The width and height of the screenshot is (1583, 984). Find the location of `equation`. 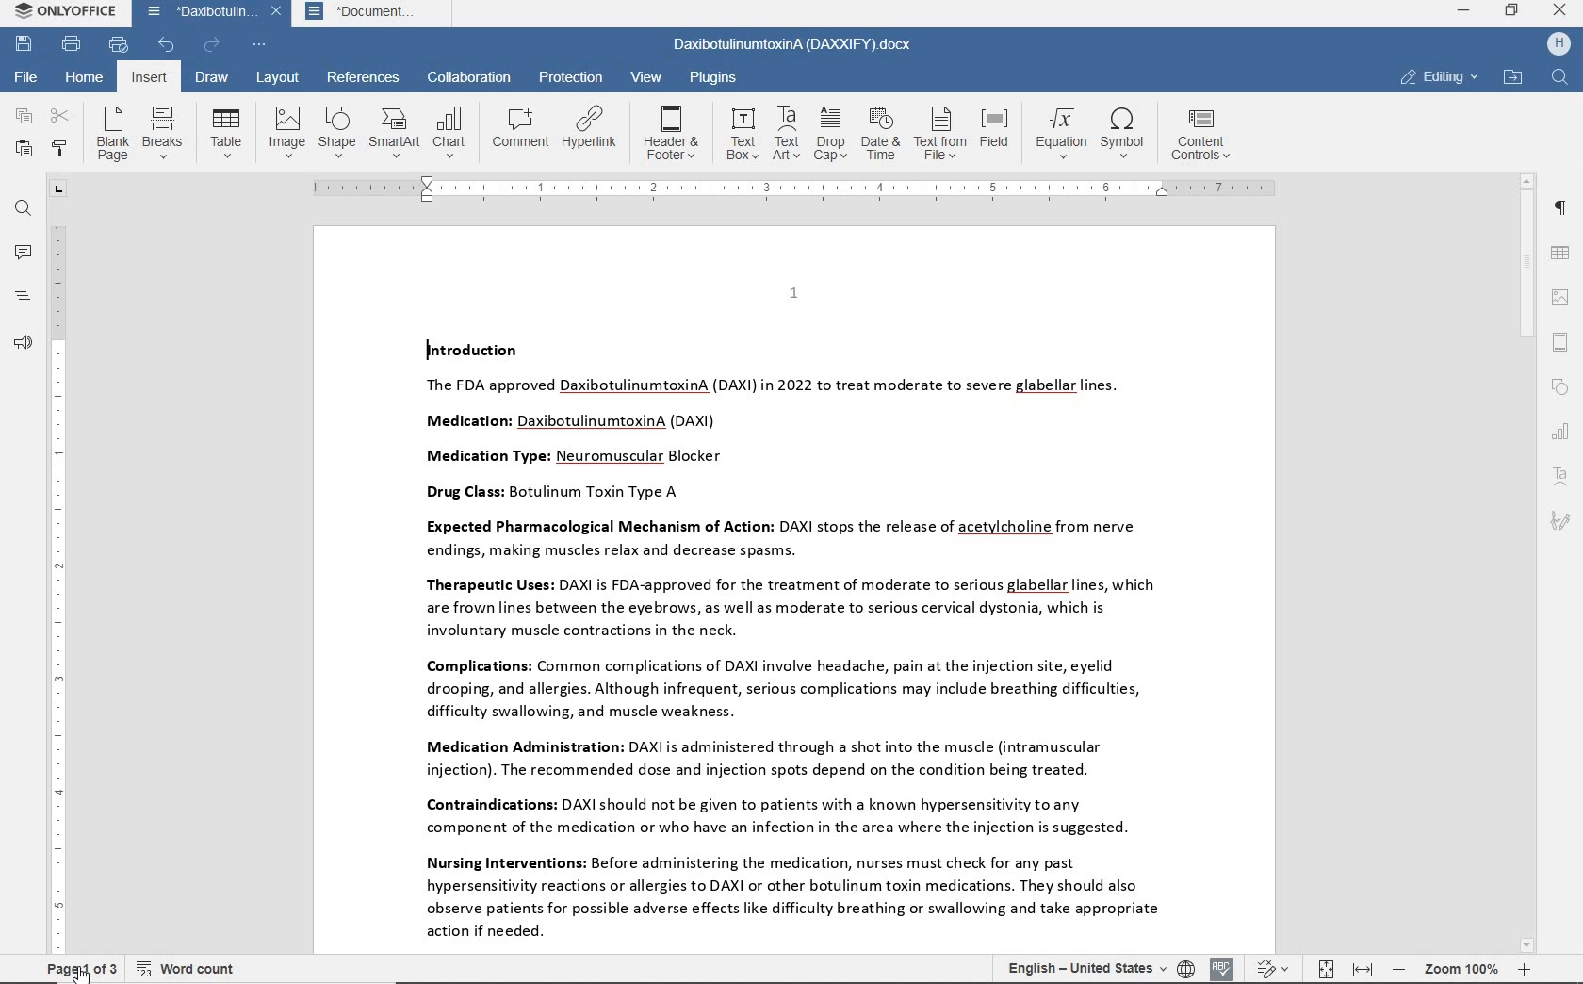

equation is located at coordinates (1058, 133).